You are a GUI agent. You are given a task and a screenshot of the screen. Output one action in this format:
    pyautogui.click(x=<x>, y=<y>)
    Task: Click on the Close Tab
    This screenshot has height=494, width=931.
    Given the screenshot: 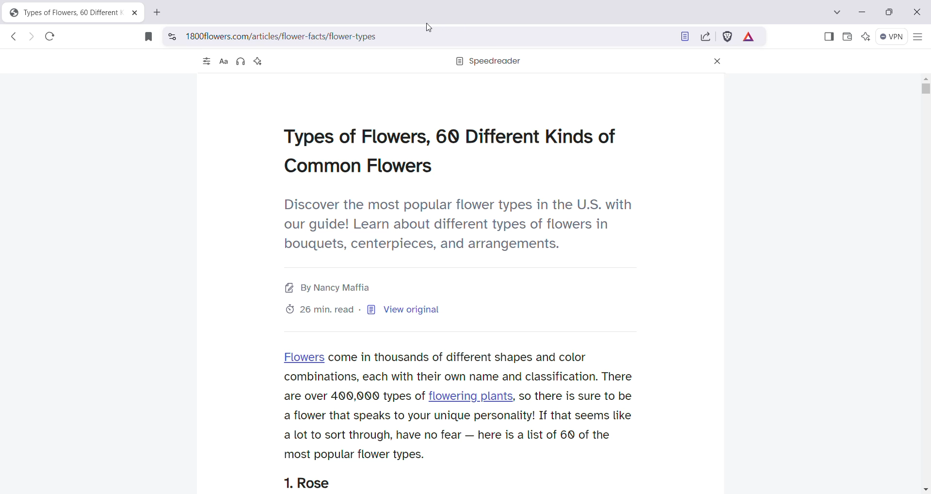 What is the action you would take?
    pyautogui.click(x=135, y=14)
    